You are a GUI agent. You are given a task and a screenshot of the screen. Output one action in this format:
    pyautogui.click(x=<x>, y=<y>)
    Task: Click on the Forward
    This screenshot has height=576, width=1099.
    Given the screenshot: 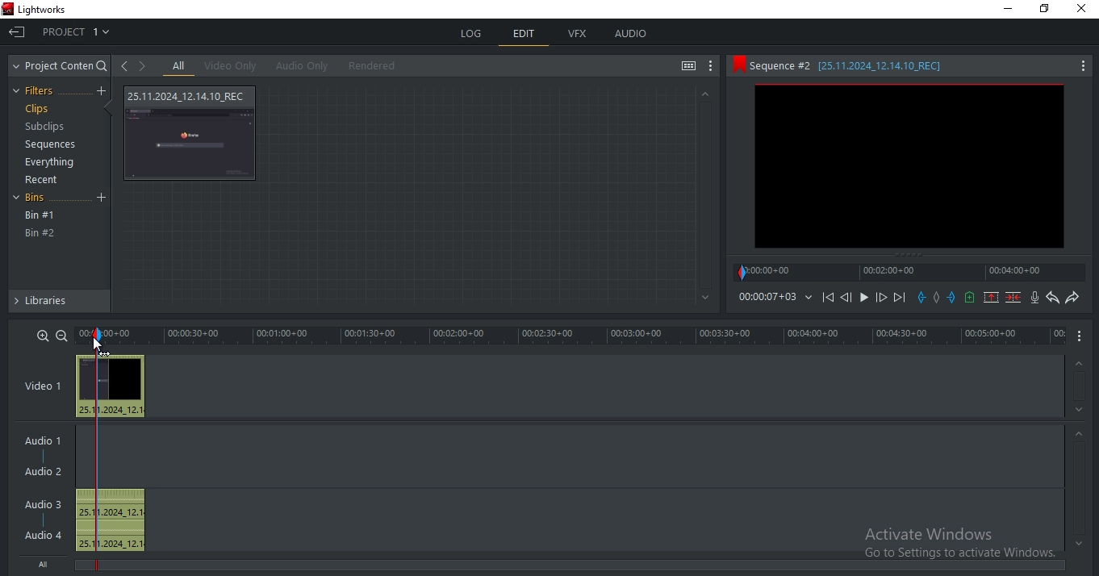 What is the action you would take?
    pyautogui.click(x=882, y=298)
    